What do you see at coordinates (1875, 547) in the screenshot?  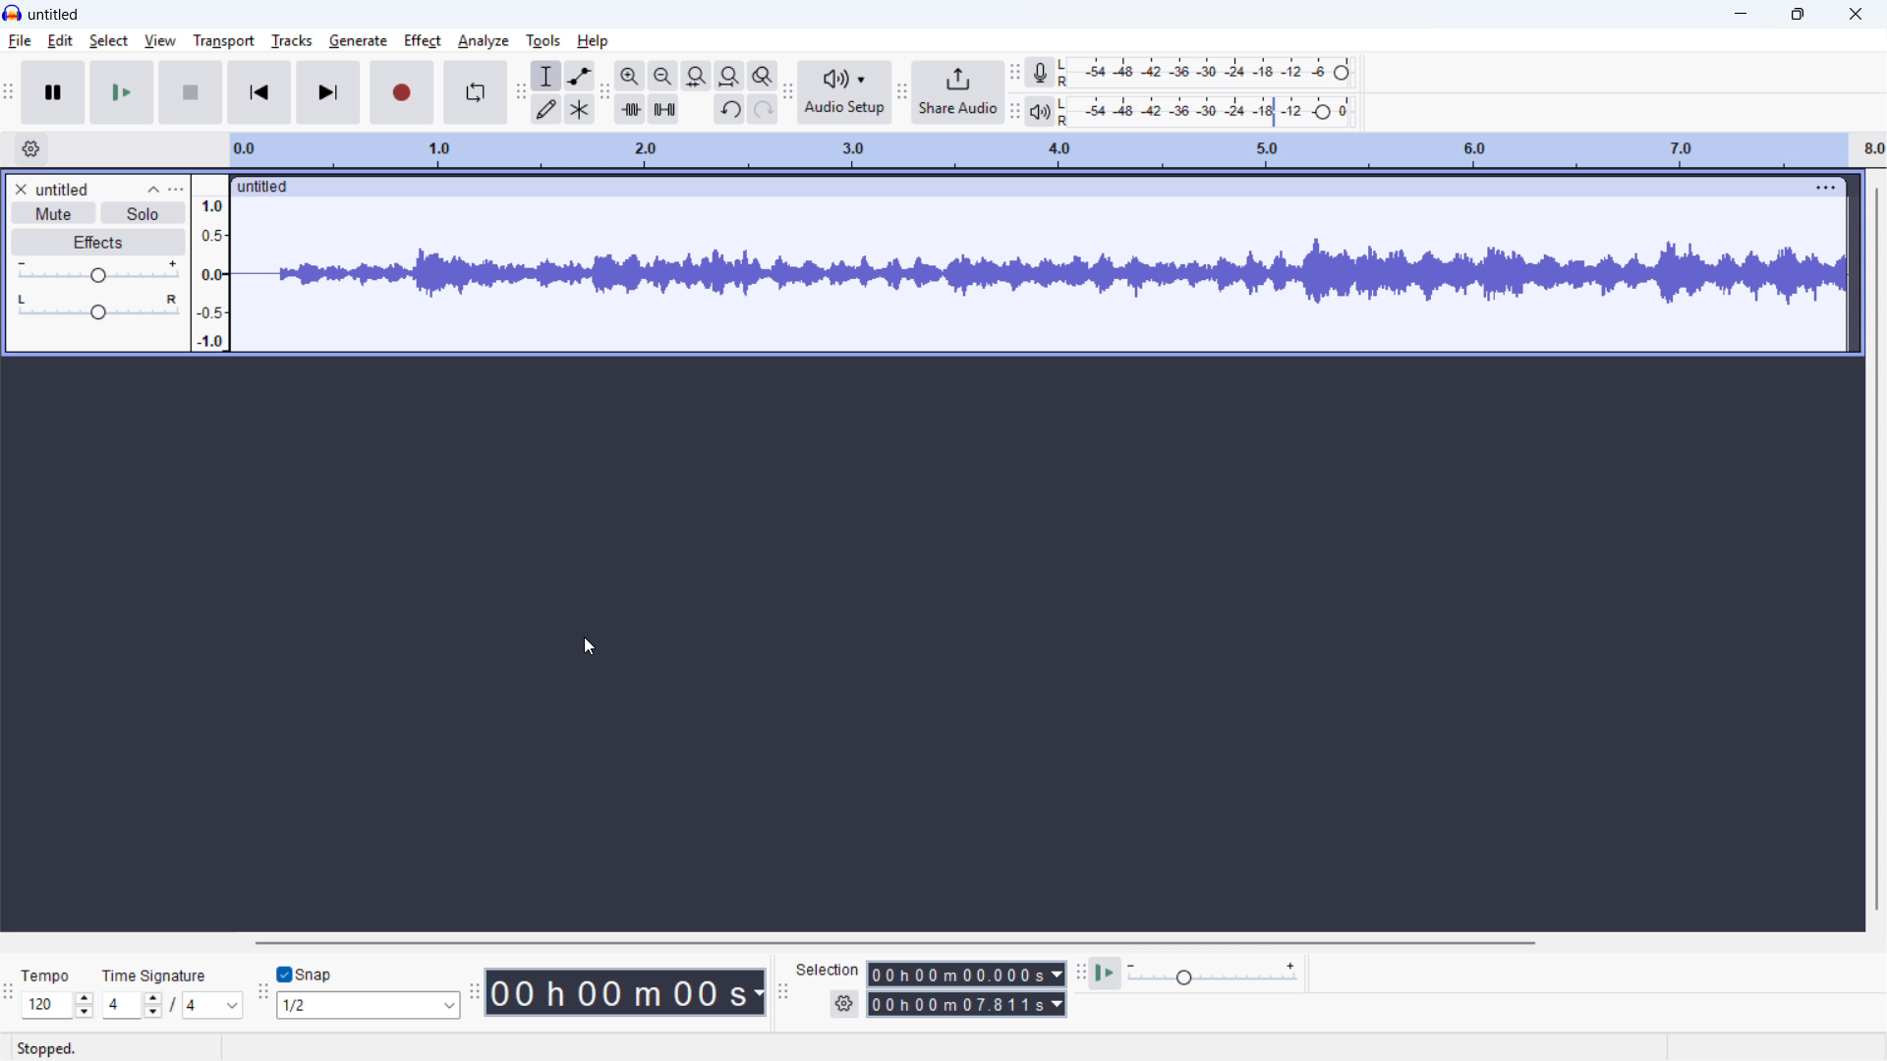 I see `vertical scrollbar` at bounding box center [1875, 547].